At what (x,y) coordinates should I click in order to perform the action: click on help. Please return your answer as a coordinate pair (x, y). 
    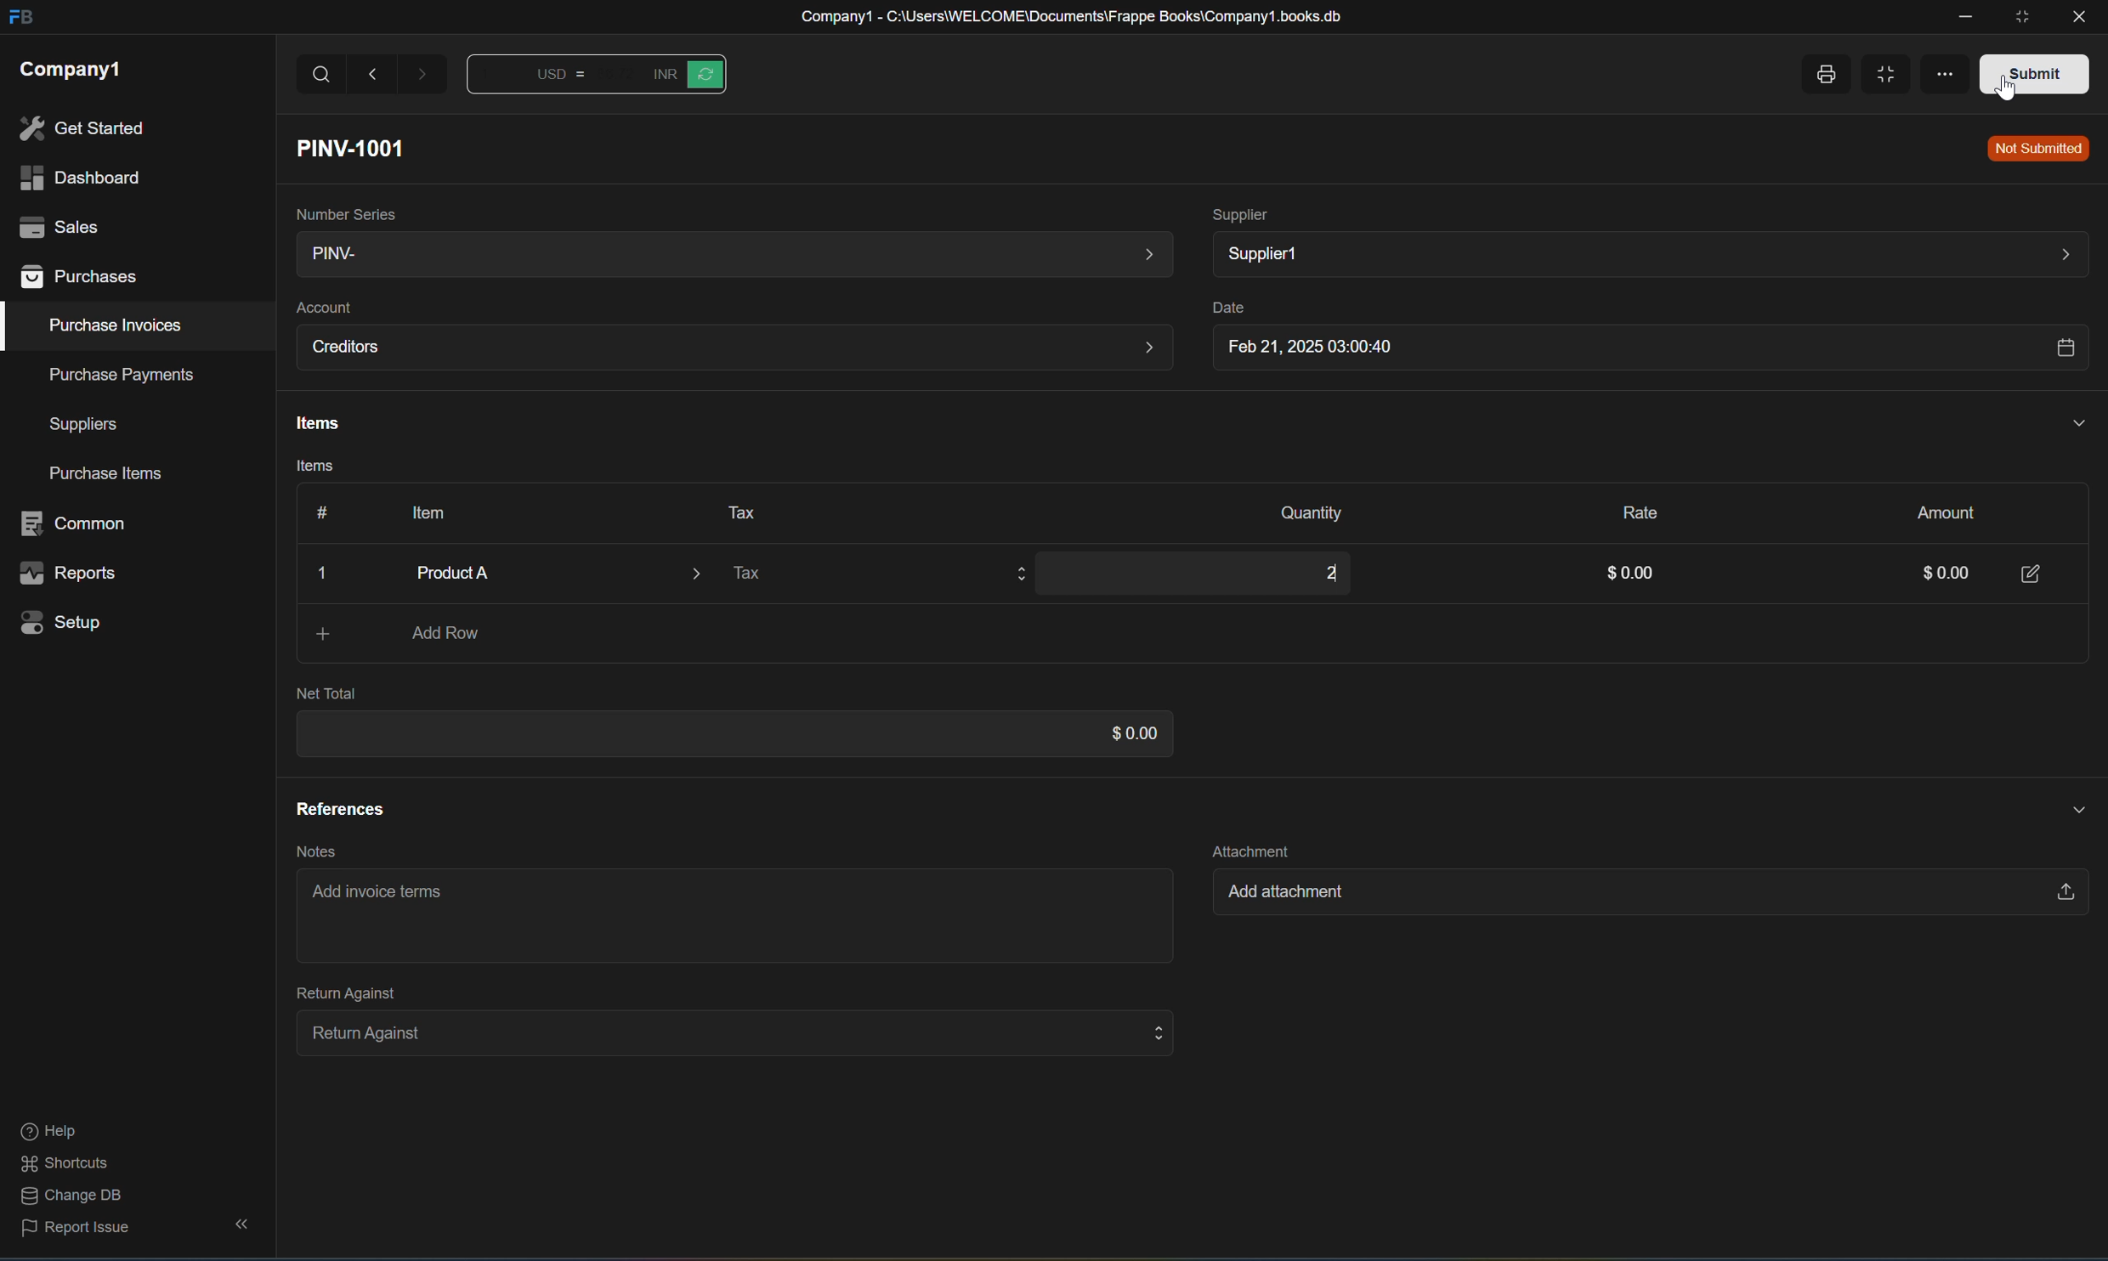
    Looking at the image, I should click on (48, 1133).